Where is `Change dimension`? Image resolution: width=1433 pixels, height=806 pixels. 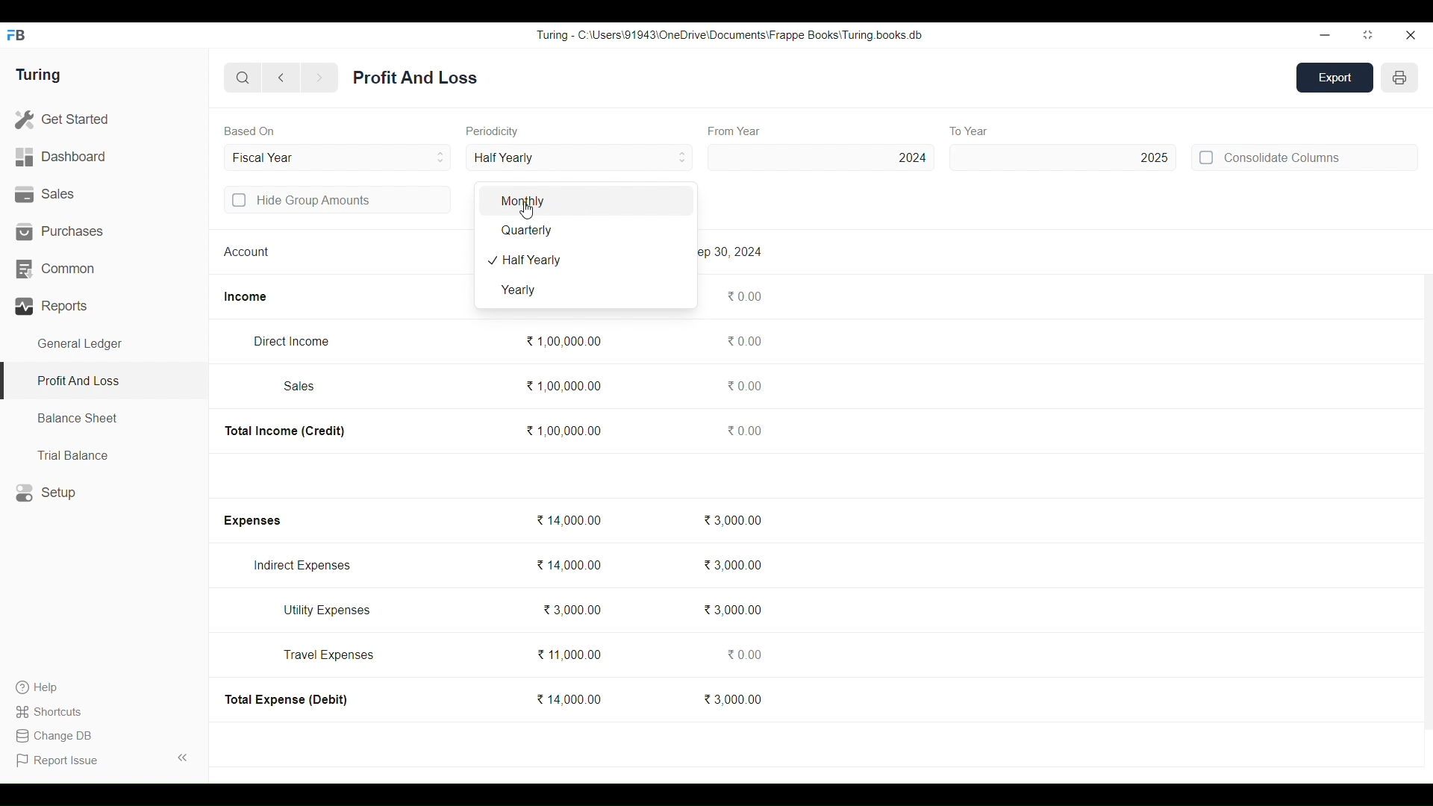
Change dimension is located at coordinates (1368, 35).